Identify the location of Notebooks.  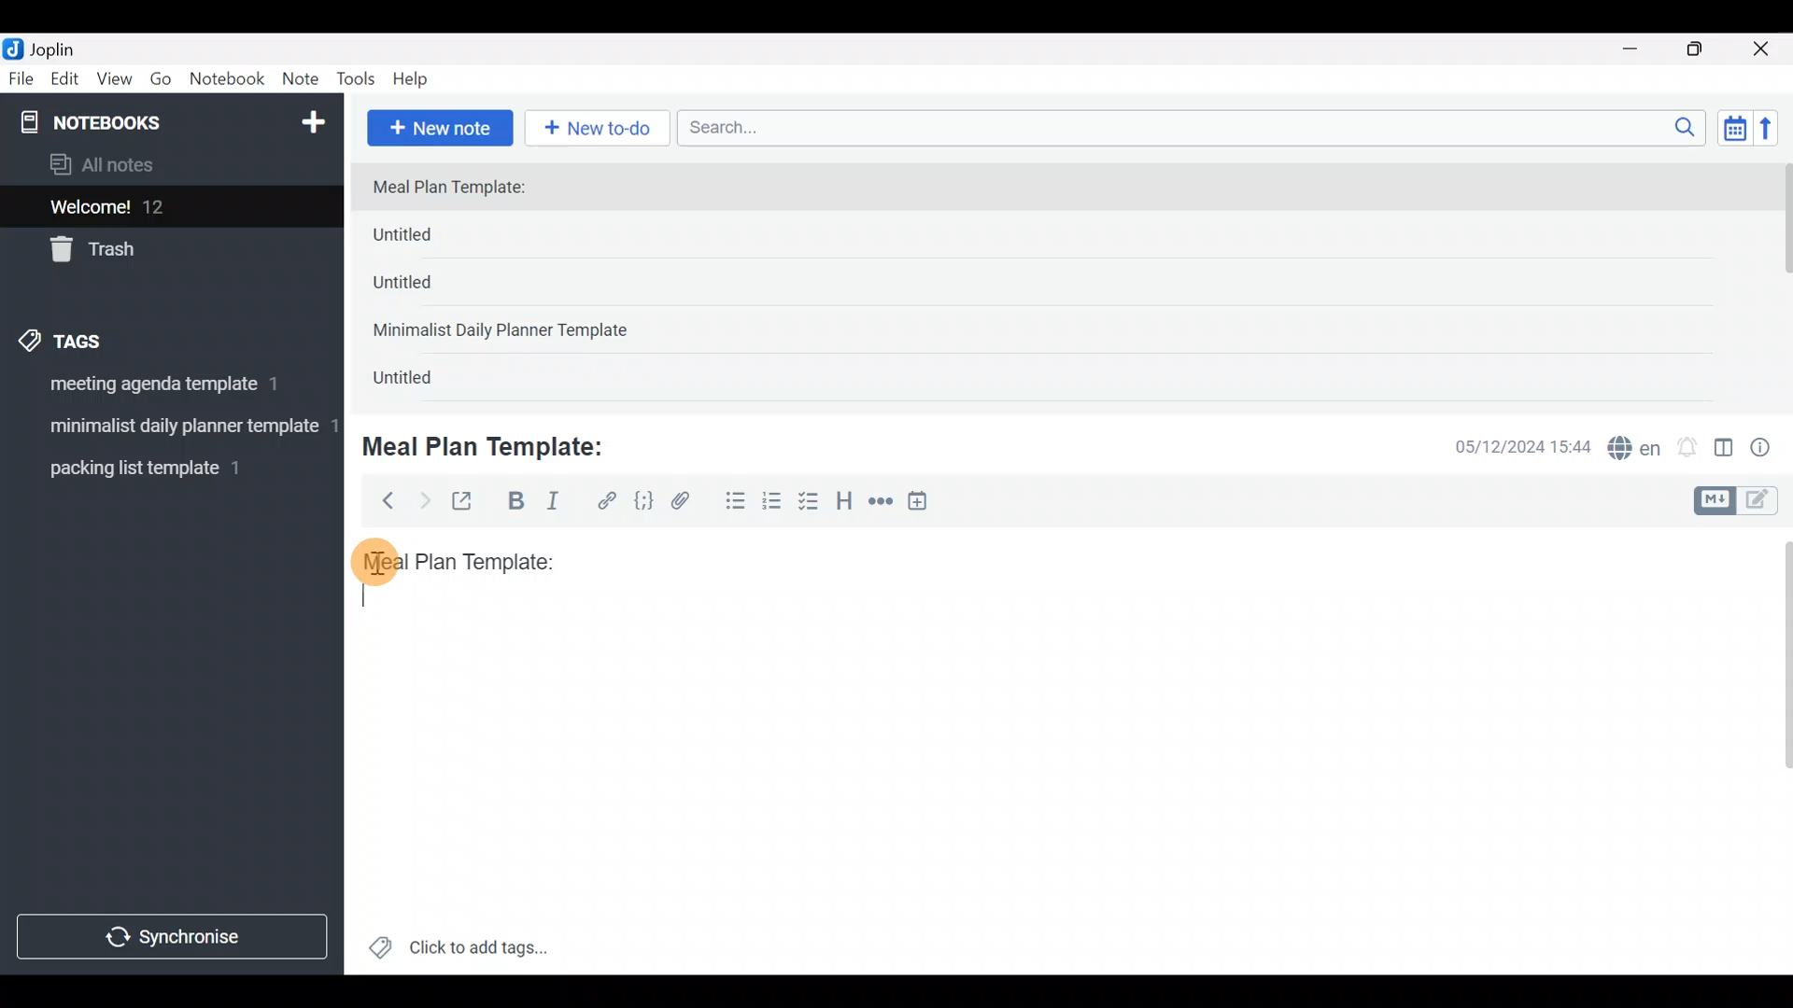
(132, 121).